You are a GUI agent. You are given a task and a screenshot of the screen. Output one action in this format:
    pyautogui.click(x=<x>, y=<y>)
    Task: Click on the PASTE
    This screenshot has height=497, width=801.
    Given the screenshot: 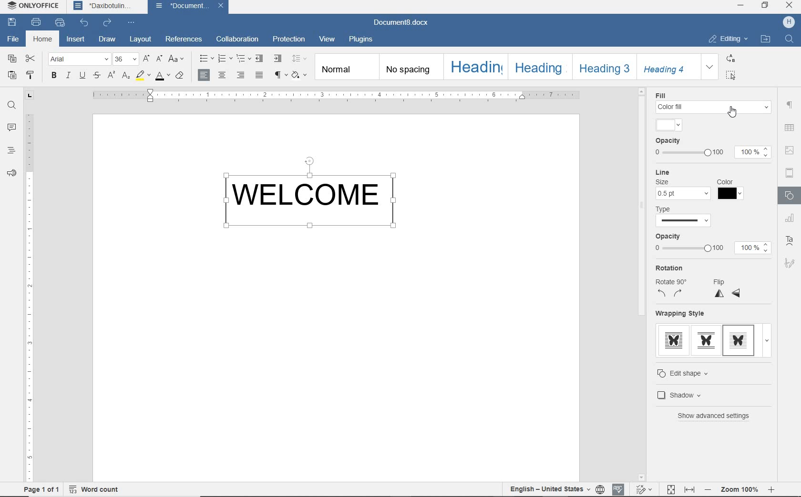 What is the action you would take?
    pyautogui.click(x=12, y=75)
    